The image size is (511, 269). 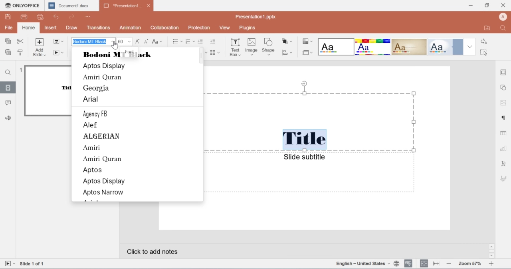 I want to click on preview, so click(x=41, y=18).